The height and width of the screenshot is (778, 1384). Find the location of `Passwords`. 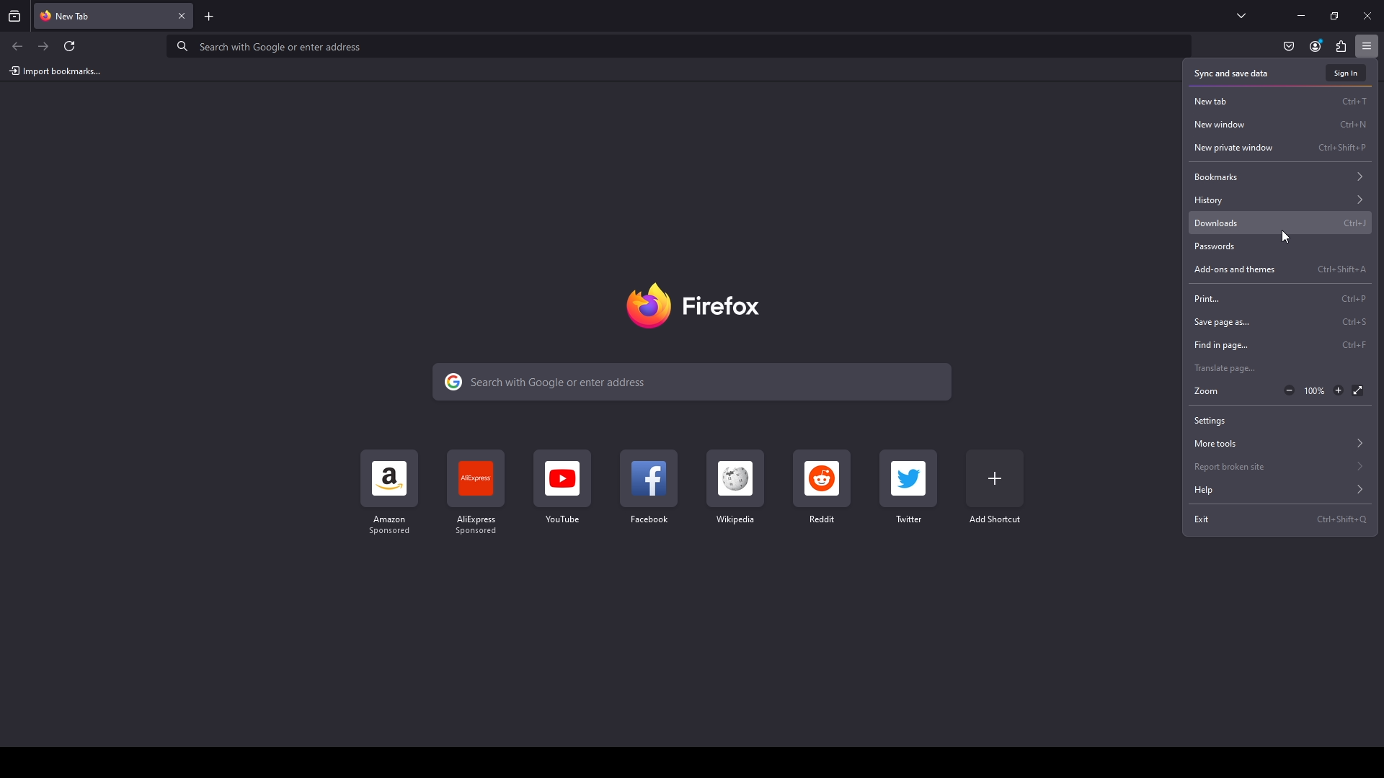

Passwords is located at coordinates (1280, 246).